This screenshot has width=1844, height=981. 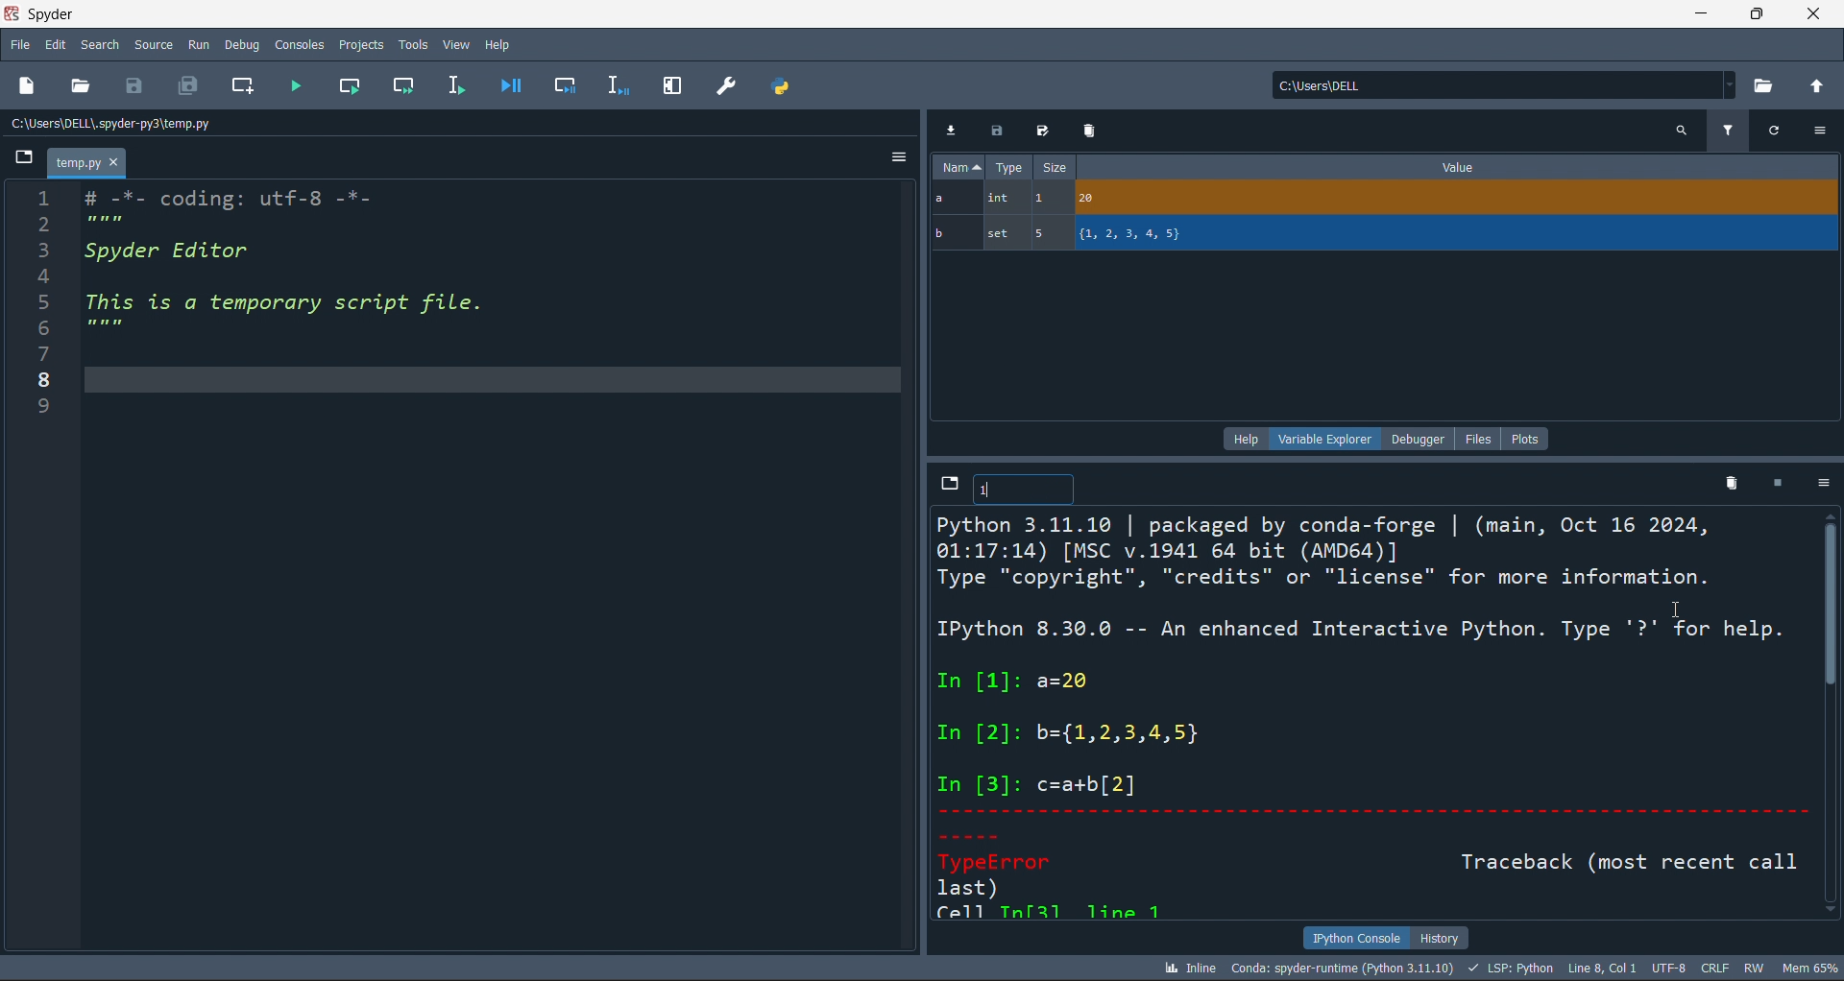 I want to click on history, so click(x=1441, y=936).